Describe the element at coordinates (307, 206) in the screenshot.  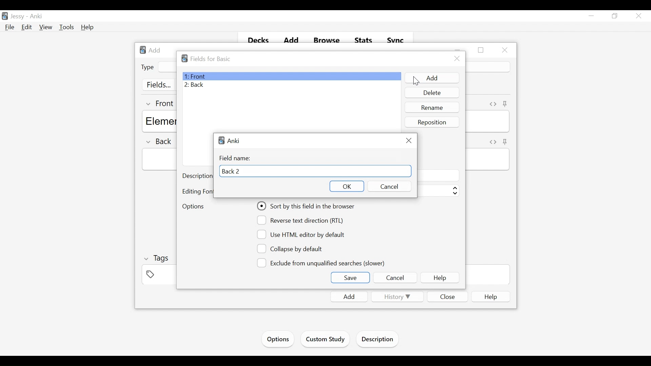
I see `(un)select Sort tis field in the browser` at that location.